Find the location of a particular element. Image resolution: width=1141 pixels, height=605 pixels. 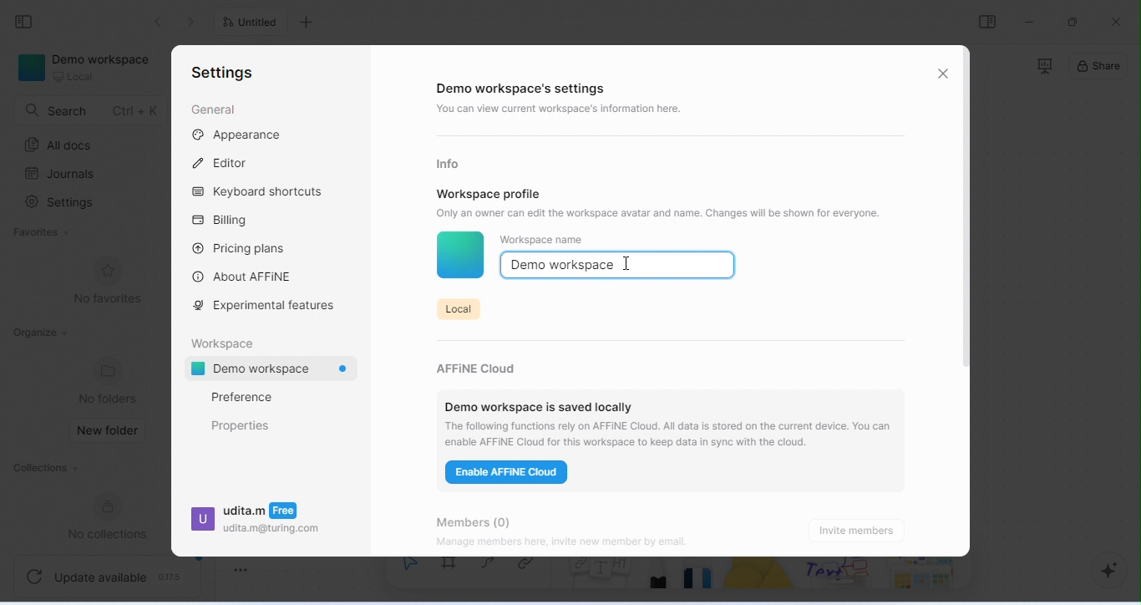

untitled is located at coordinates (254, 23).